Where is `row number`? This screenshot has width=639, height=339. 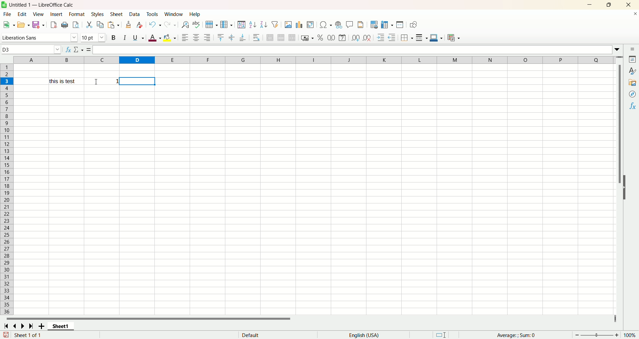 row number is located at coordinates (6, 190).